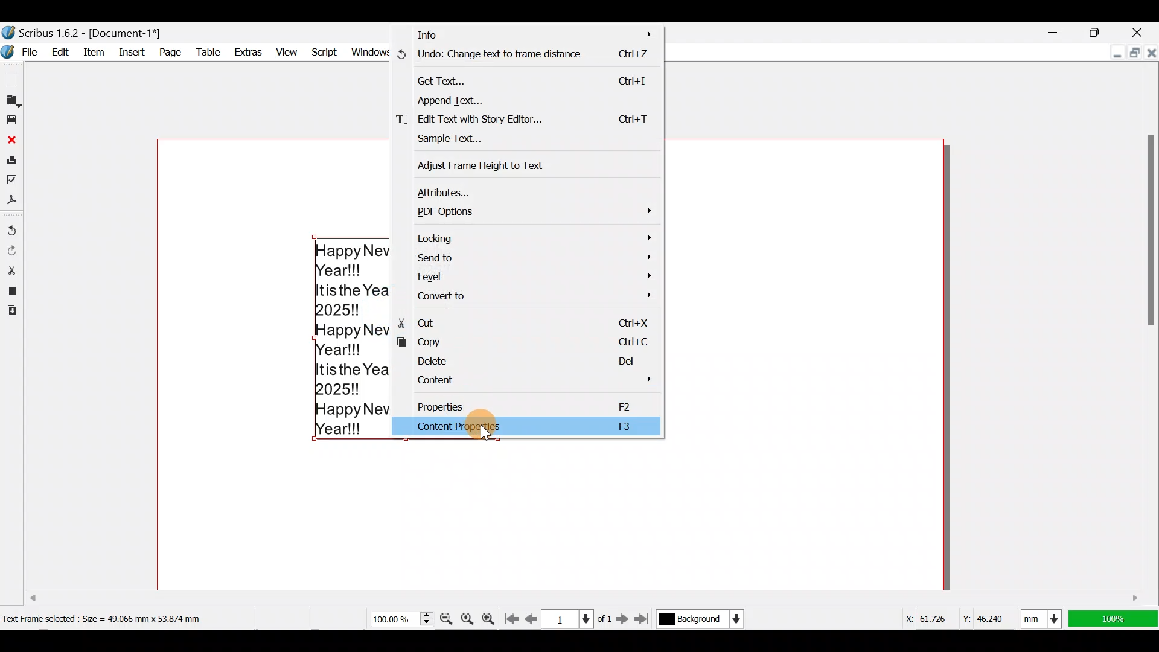 This screenshot has width=1159, height=652. Describe the element at coordinates (1132, 54) in the screenshot. I see `Maximize` at that location.